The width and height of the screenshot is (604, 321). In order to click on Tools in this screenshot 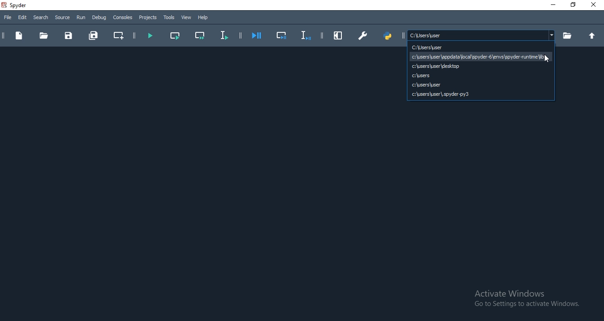, I will do `click(170, 18)`.